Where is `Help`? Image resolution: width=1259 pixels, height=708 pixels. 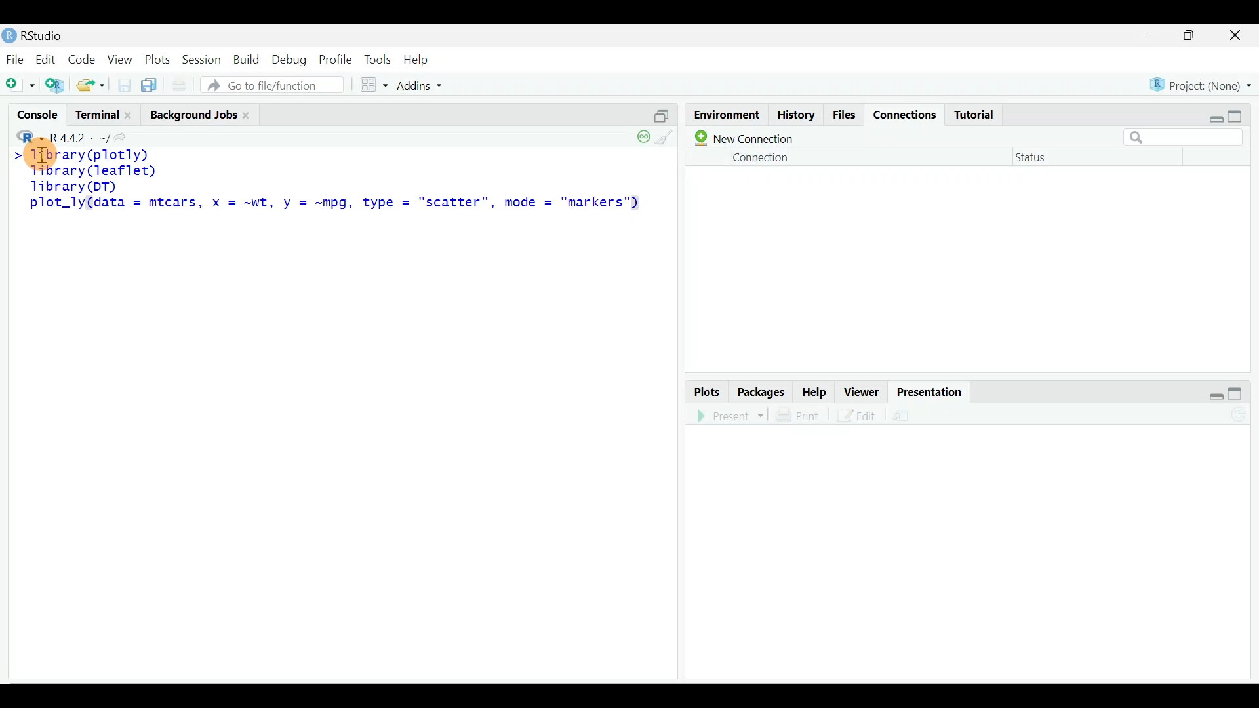
Help is located at coordinates (417, 57).